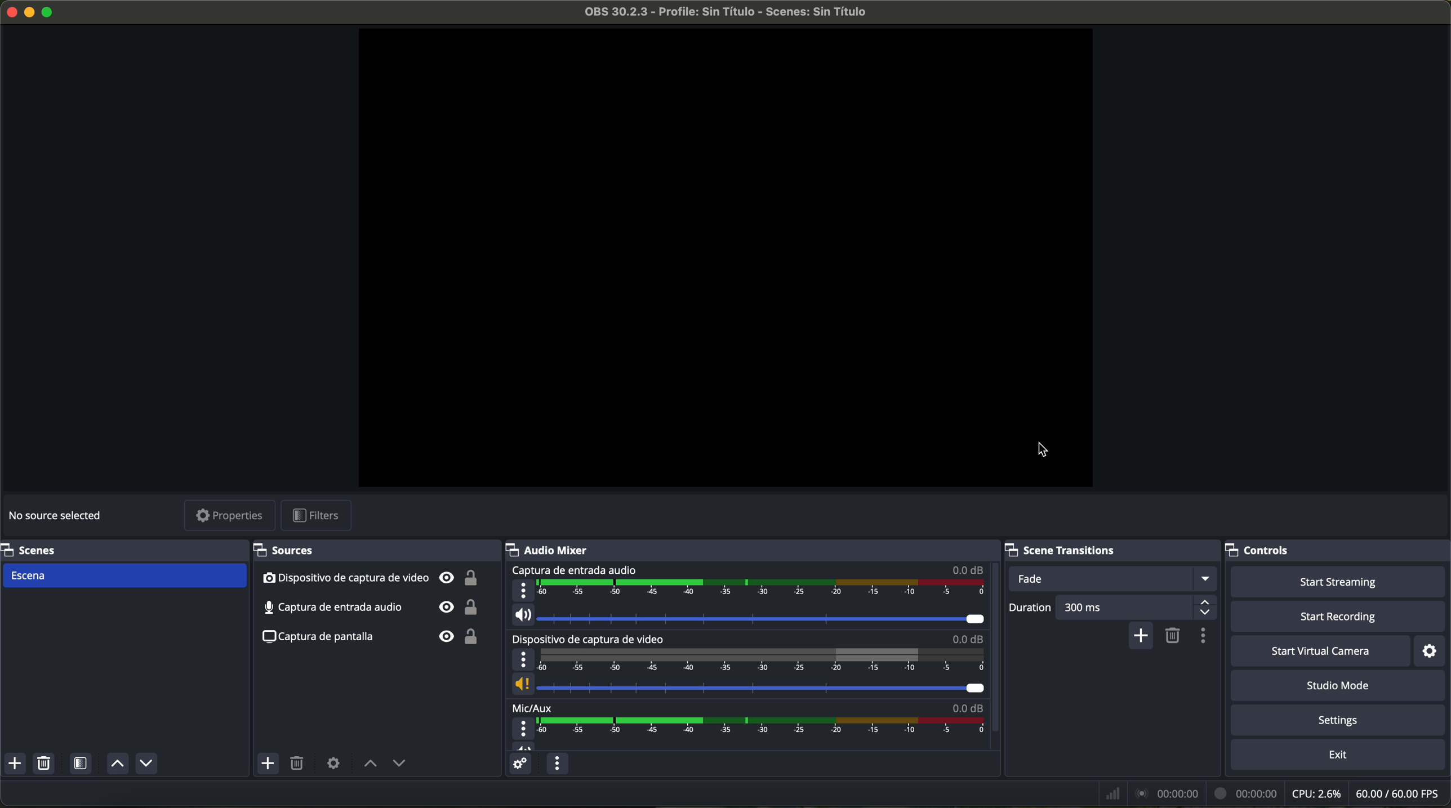 The height and width of the screenshot is (808, 1451). What do you see at coordinates (82, 765) in the screenshot?
I see `open scene filters` at bounding box center [82, 765].